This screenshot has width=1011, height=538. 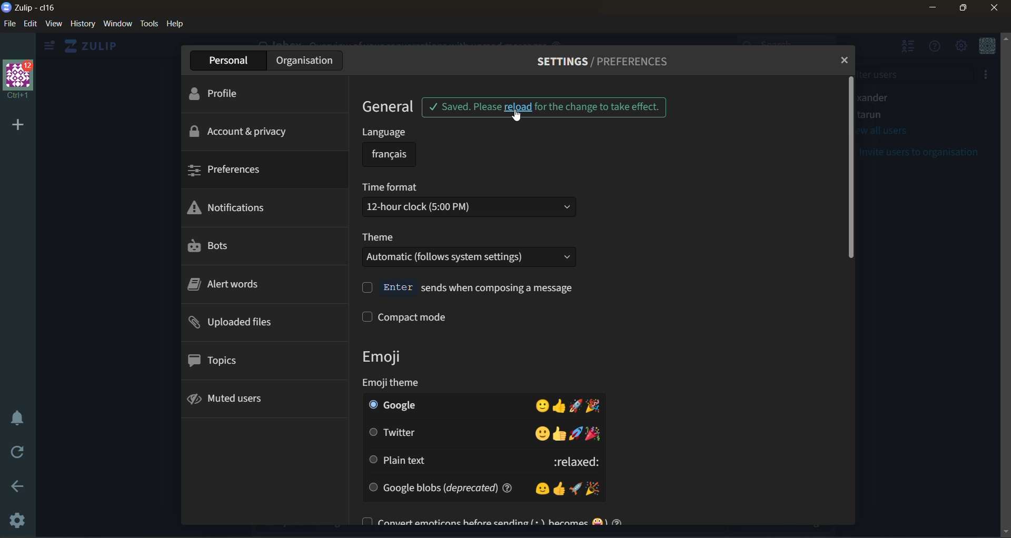 I want to click on bots, so click(x=212, y=245).